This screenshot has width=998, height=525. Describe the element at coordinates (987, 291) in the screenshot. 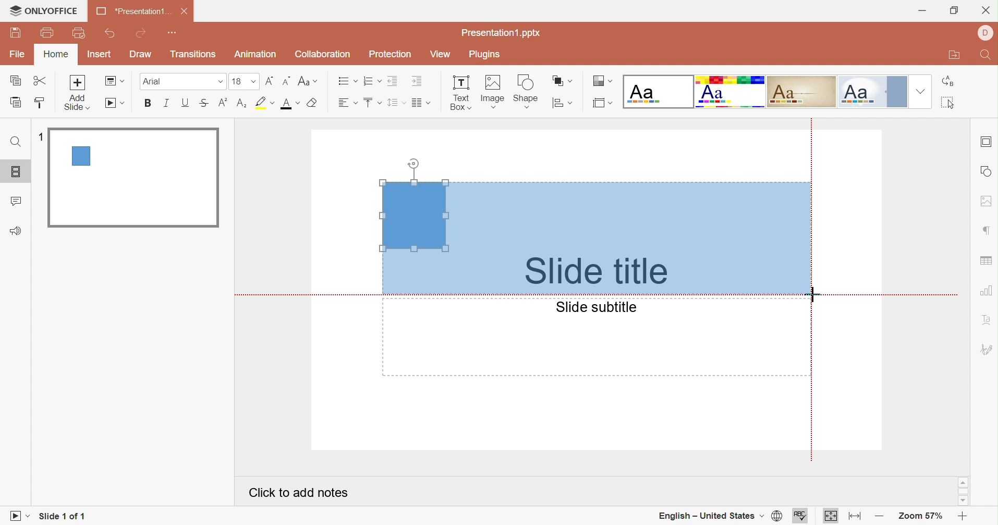

I see `Chart settings` at that location.